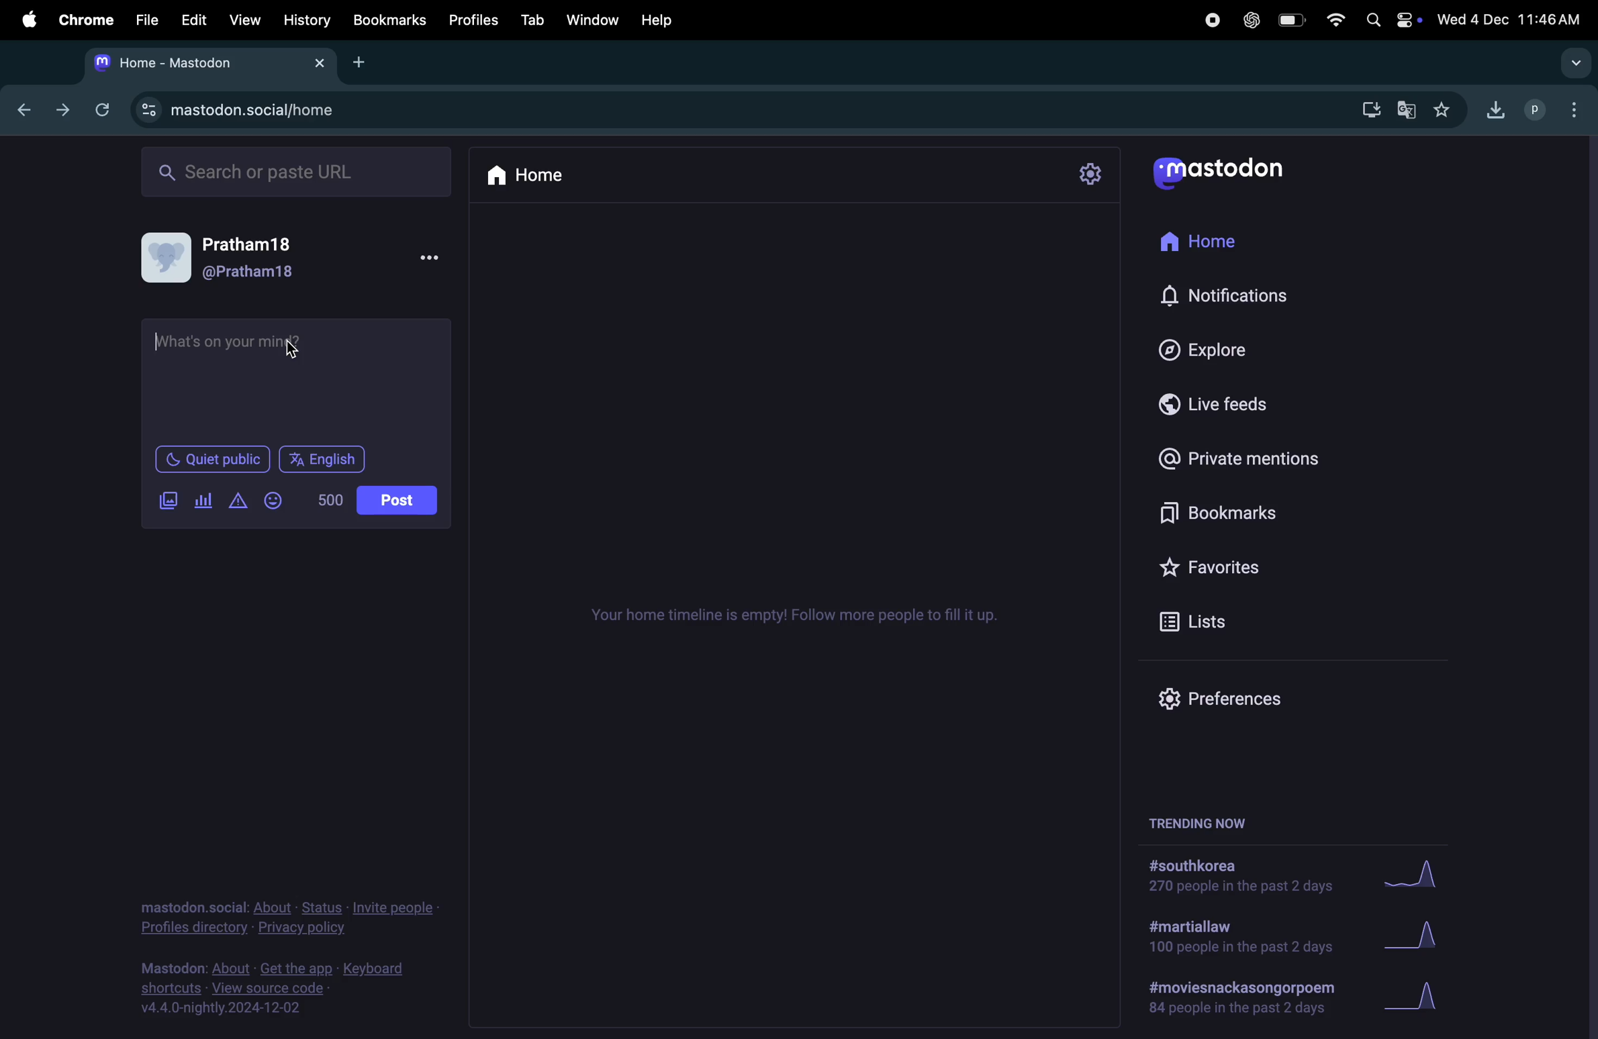 The image size is (1598, 1039). Describe the element at coordinates (299, 354) in the screenshot. I see `cursor` at that location.